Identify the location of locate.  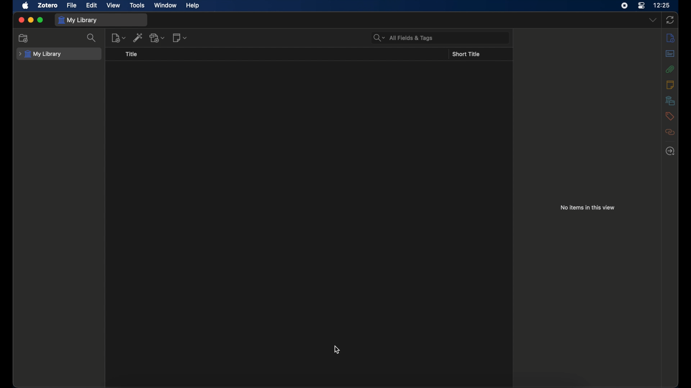
(670, 151).